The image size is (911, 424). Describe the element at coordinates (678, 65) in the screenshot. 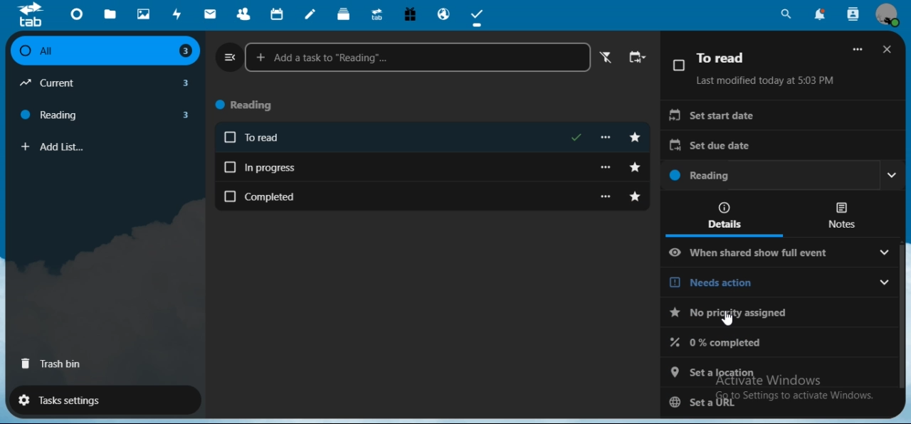

I see `Checkbox` at that location.